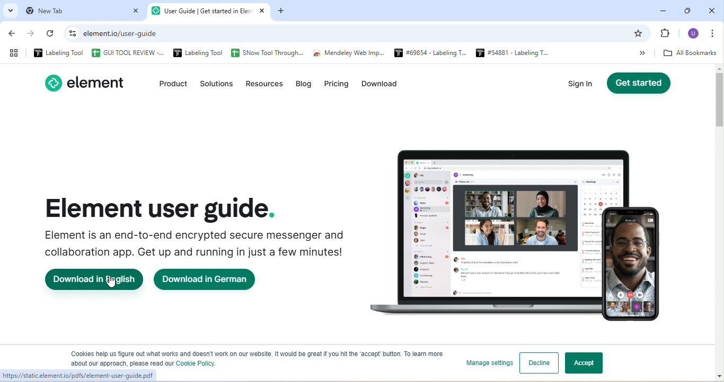  Describe the element at coordinates (694, 34) in the screenshot. I see `u Profile` at that location.